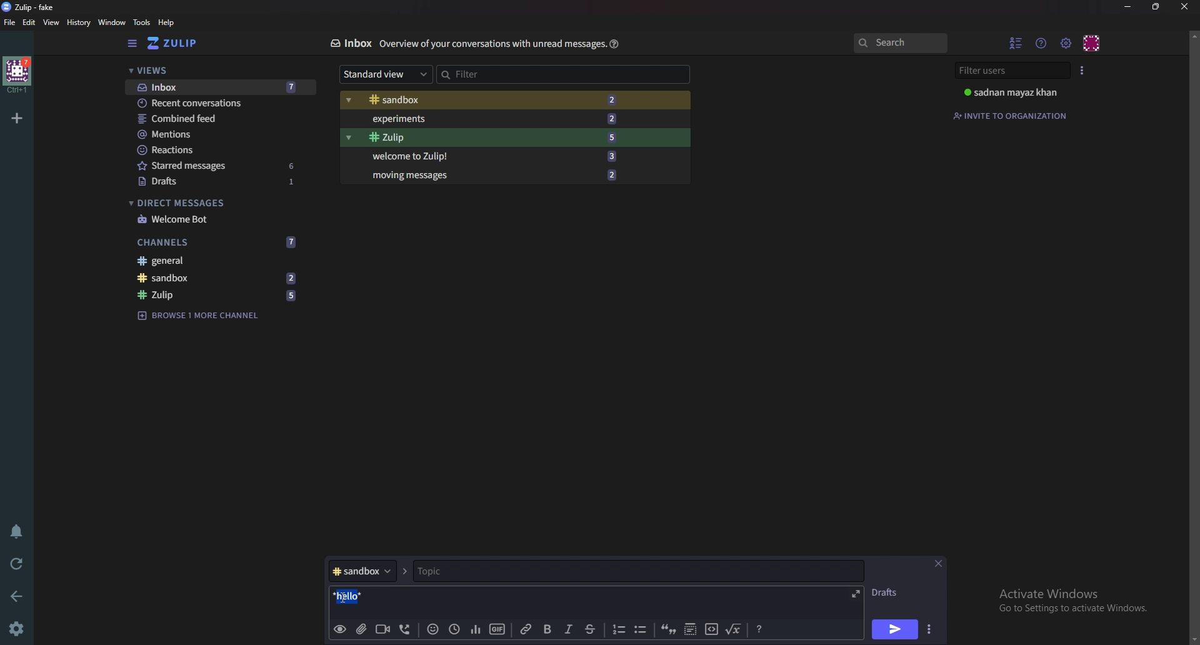 This screenshot has height=645, width=1200. What do you see at coordinates (1084, 70) in the screenshot?
I see `User list style` at bounding box center [1084, 70].